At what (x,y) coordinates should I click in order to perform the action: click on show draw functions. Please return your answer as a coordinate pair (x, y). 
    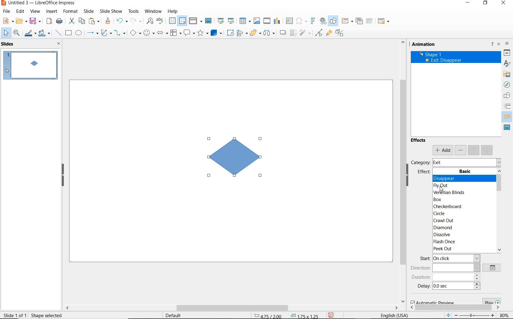
    Looking at the image, I should click on (333, 21).